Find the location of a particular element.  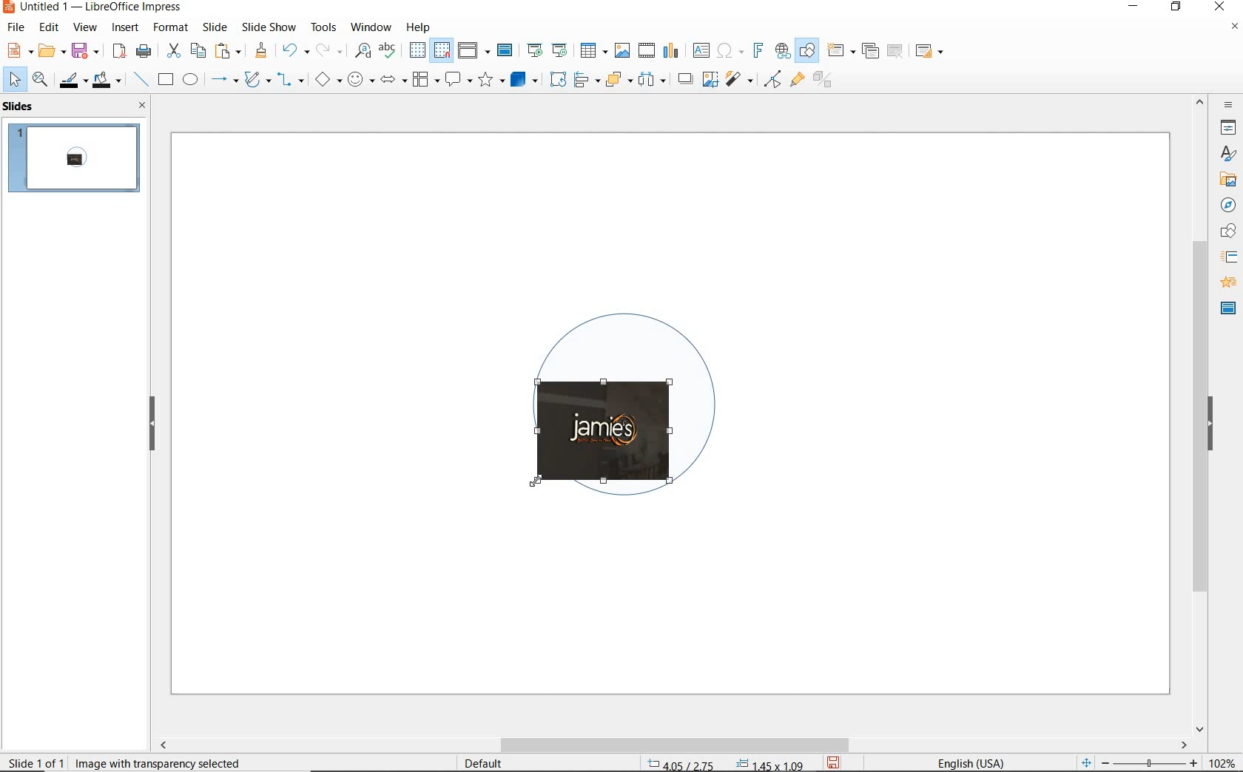

filter is located at coordinates (741, 77).